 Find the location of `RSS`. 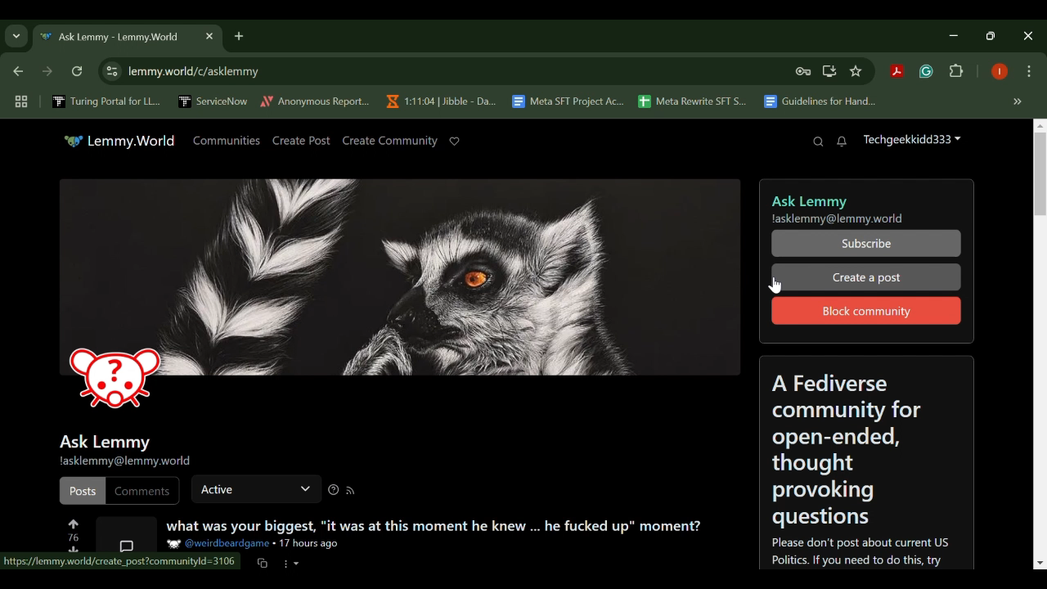

RSS is located at coordinates (349, 491).